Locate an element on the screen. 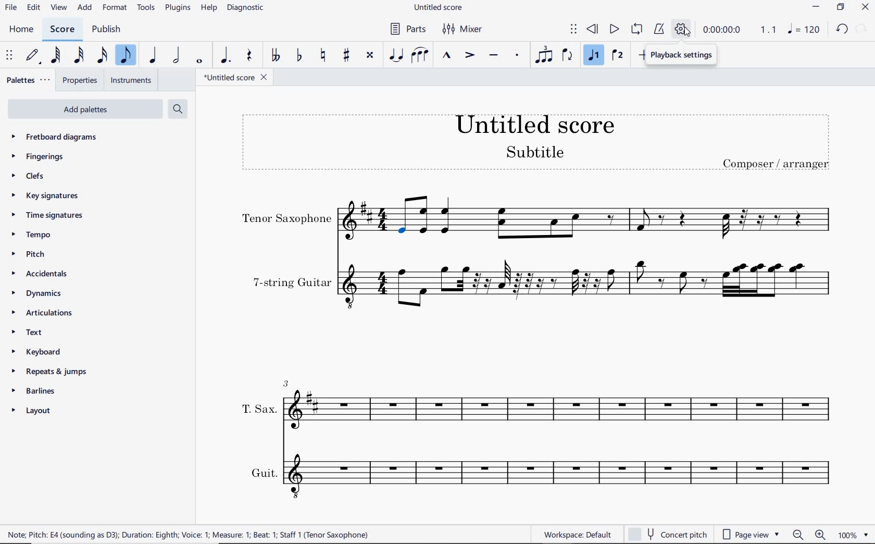  TIME SIGNATURES is located at coordinates (46, 215).